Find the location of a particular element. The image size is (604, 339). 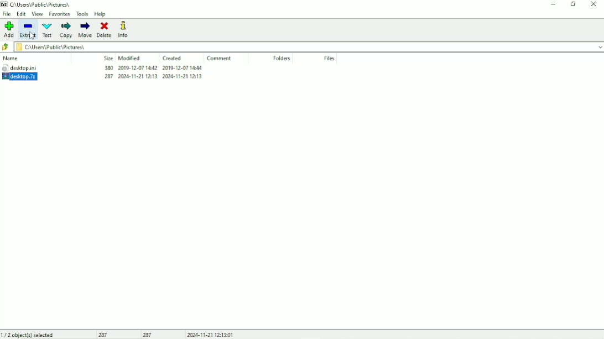

Created is located at coordinates (173, 59).